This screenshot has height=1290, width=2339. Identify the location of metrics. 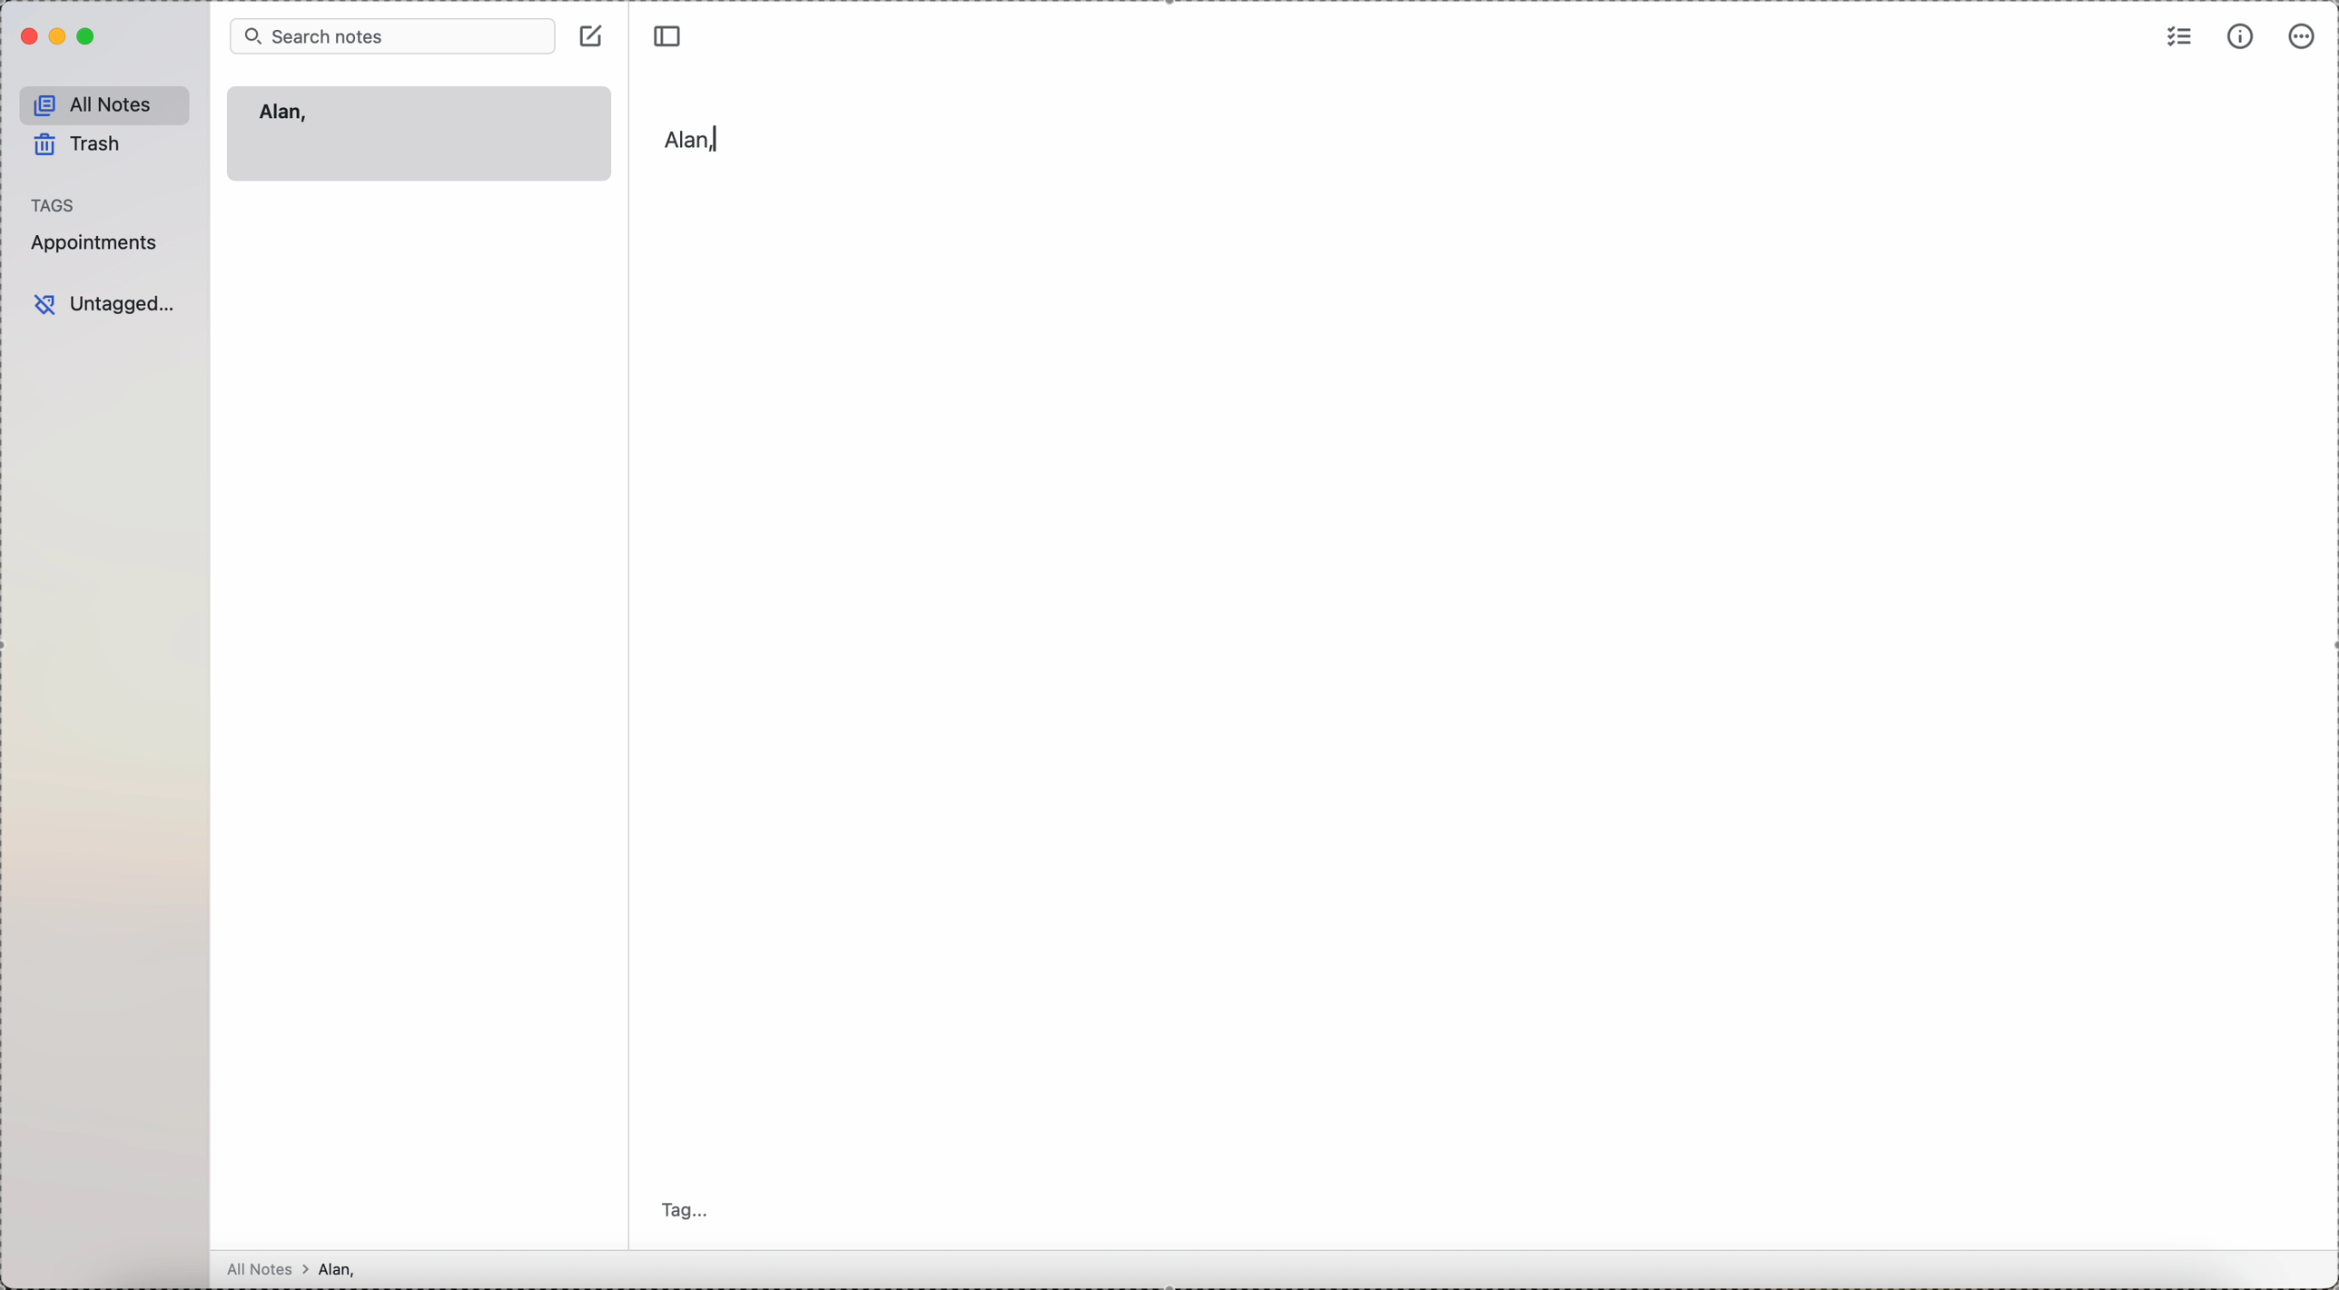
(2241, 37).